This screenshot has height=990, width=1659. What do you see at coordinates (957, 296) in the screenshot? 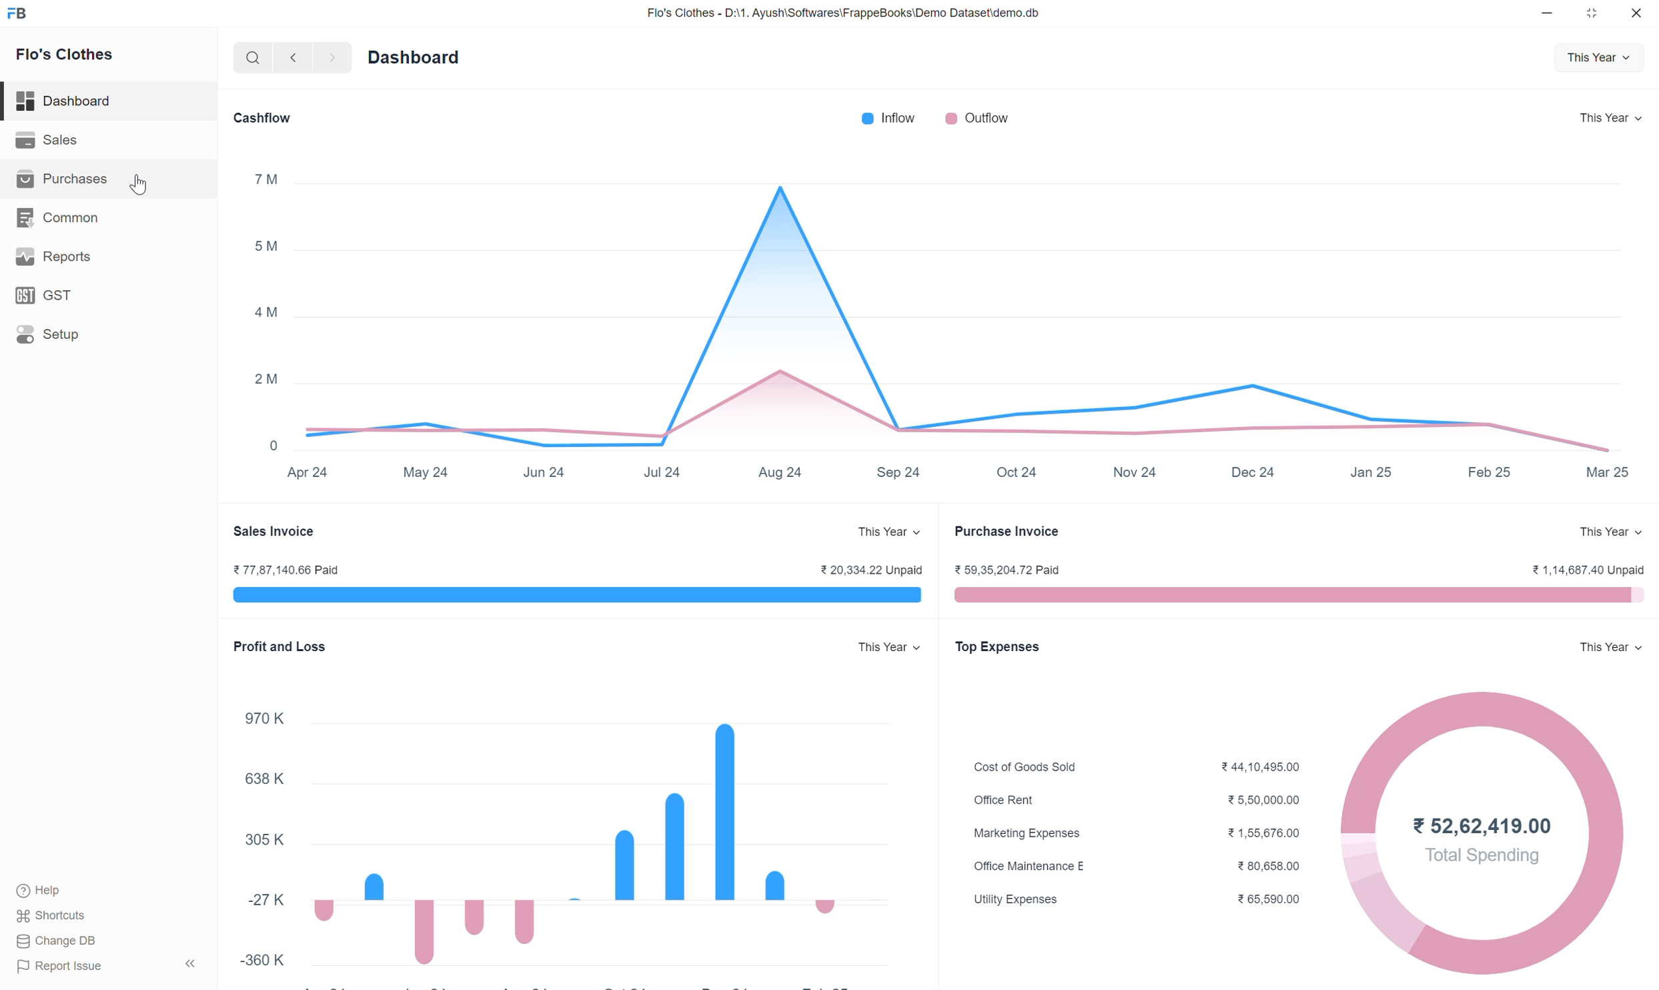
I see `Cash Inflow and Outflow graph` at bounding box center [957, 296].